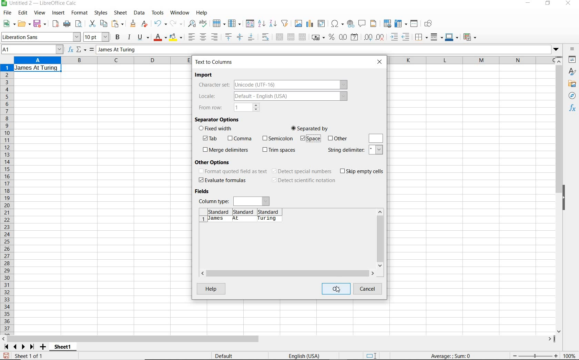 This screenshot has width=579, height=360. Describe the element at coordinates (304, 356) in the screenshot. I see `language` at that location.